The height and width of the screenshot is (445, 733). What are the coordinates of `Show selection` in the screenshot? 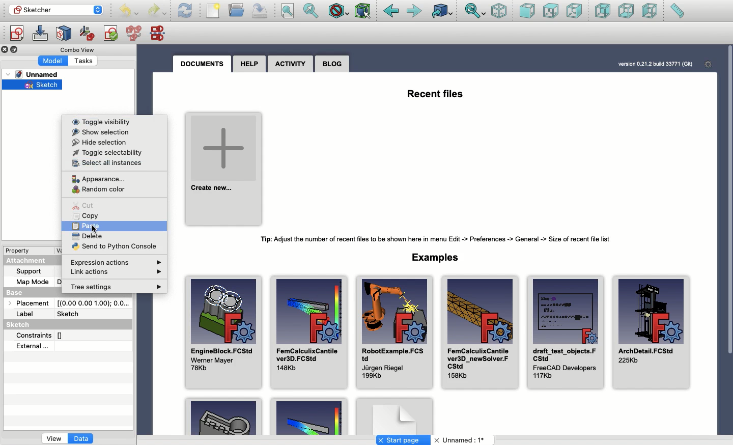 It's located at (97, 131).